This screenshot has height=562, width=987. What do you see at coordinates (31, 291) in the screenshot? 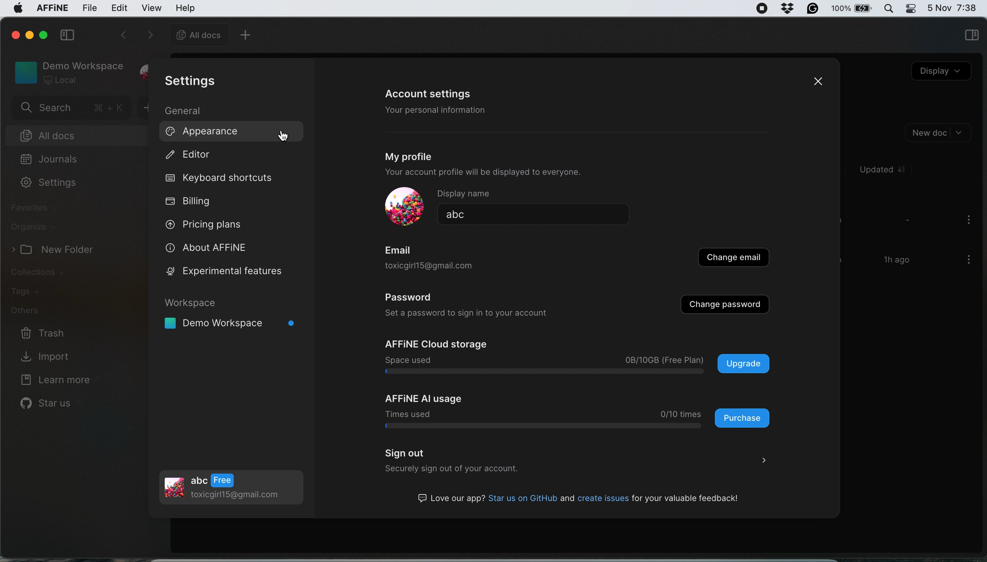
I see `tags` at bounding box center [31, 291].